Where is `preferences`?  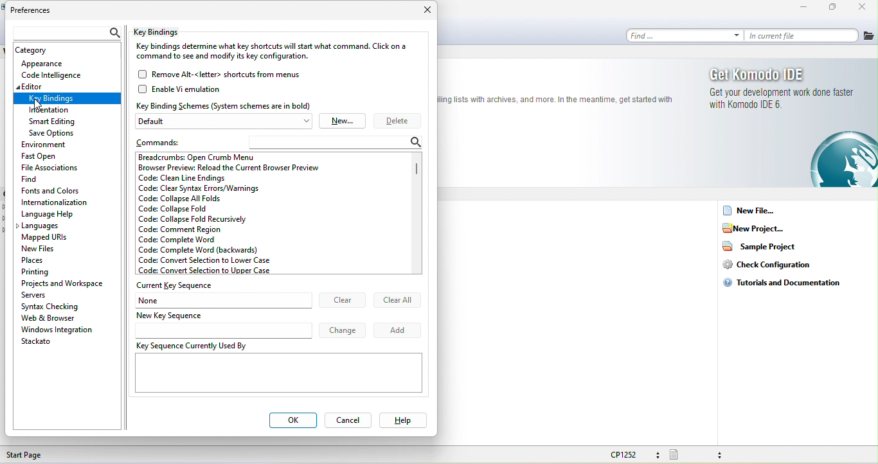 preferences is located at coordinates (33, 12).